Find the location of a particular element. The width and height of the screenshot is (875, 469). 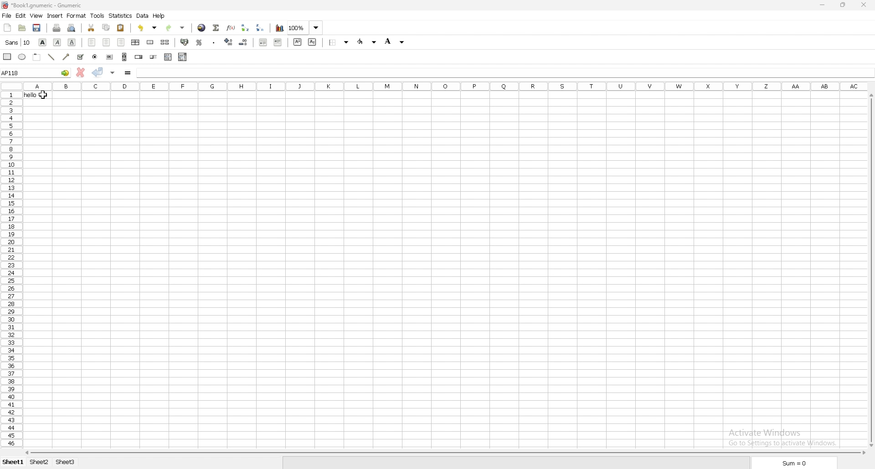

scroll bar is located at coordinates (871, 271).